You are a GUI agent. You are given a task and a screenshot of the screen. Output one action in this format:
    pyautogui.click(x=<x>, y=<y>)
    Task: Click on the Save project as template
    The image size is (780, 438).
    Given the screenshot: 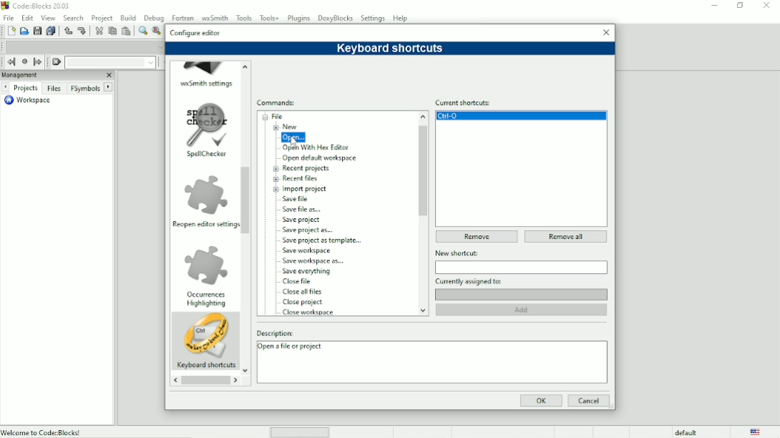 What is the action you would take?
    pyautogui.click(x=326, y=240)
    